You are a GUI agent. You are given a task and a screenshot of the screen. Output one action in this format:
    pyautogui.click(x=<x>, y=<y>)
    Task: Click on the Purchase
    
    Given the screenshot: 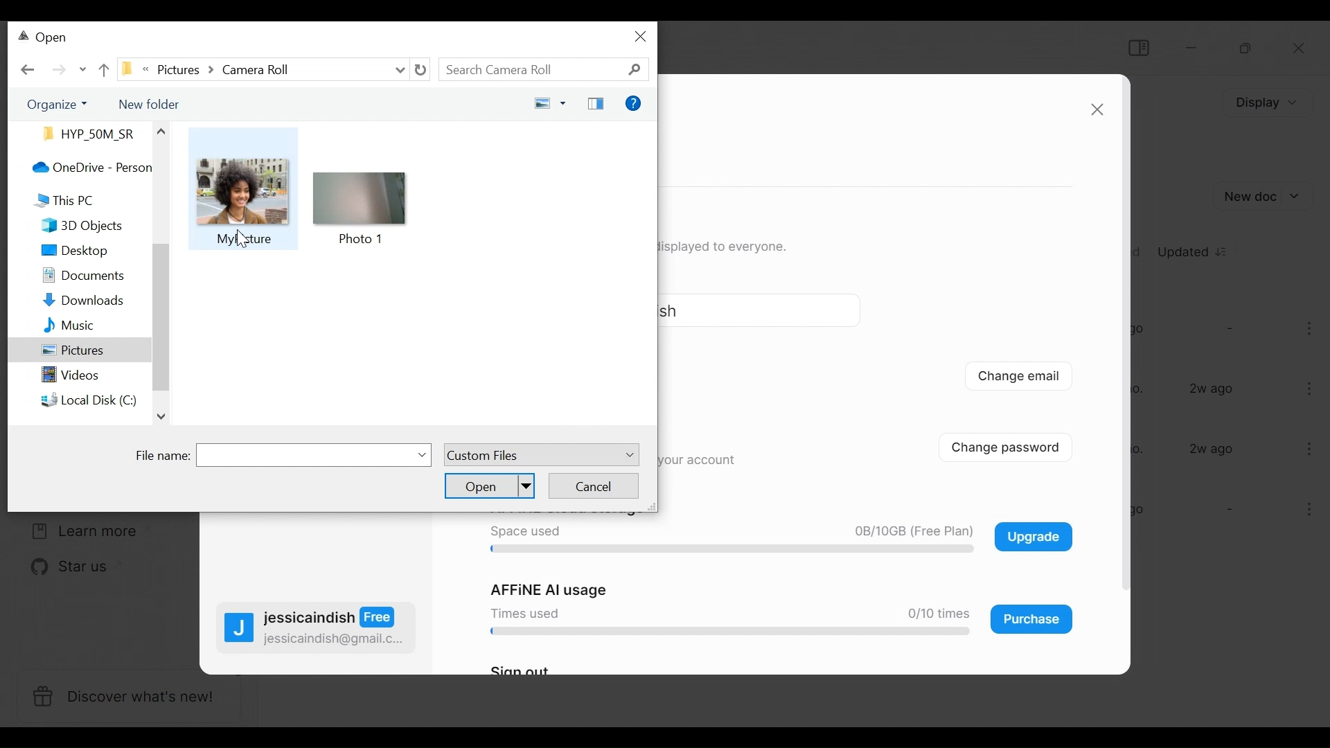 What is the action you would take?
    pyautogui.click(x=1032, y=619)
    